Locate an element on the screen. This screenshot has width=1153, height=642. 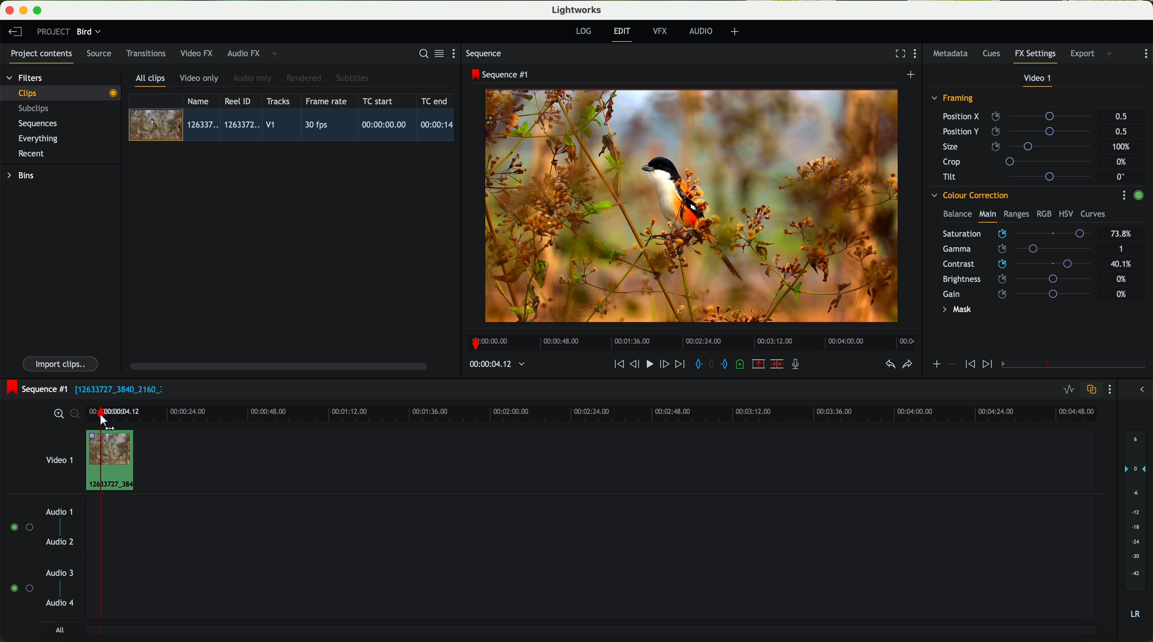
show settings menu is located at coordinates (1123, 195).